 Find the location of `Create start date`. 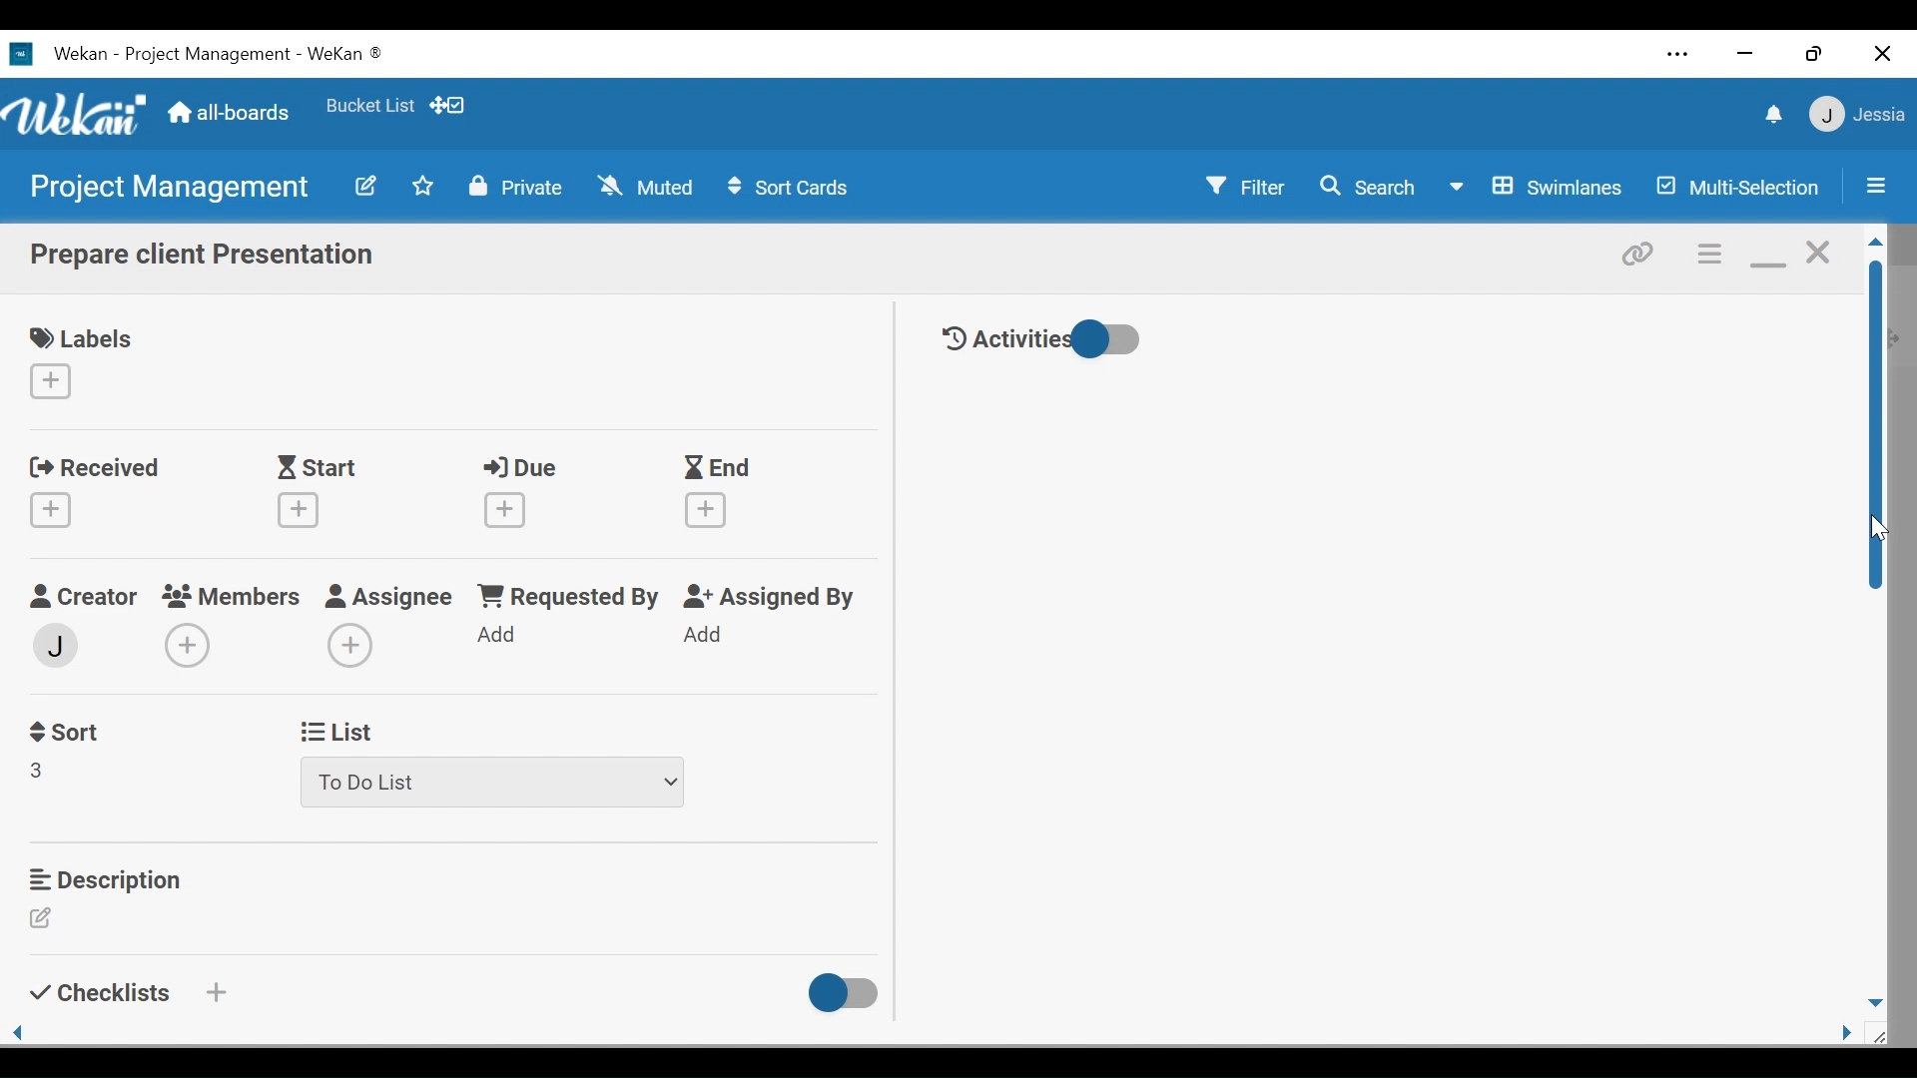

Create start date is located at coordinates (301, 509).